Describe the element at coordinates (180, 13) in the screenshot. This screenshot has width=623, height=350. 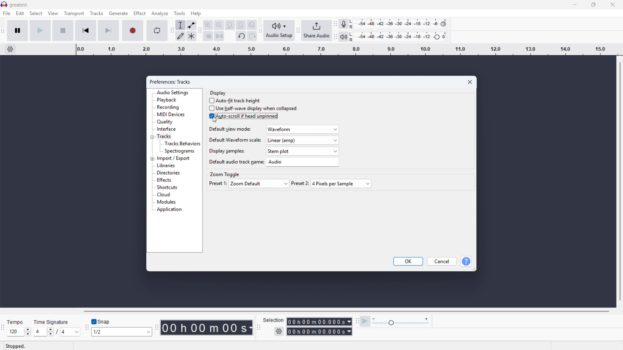
I see `Tools ` at that location.